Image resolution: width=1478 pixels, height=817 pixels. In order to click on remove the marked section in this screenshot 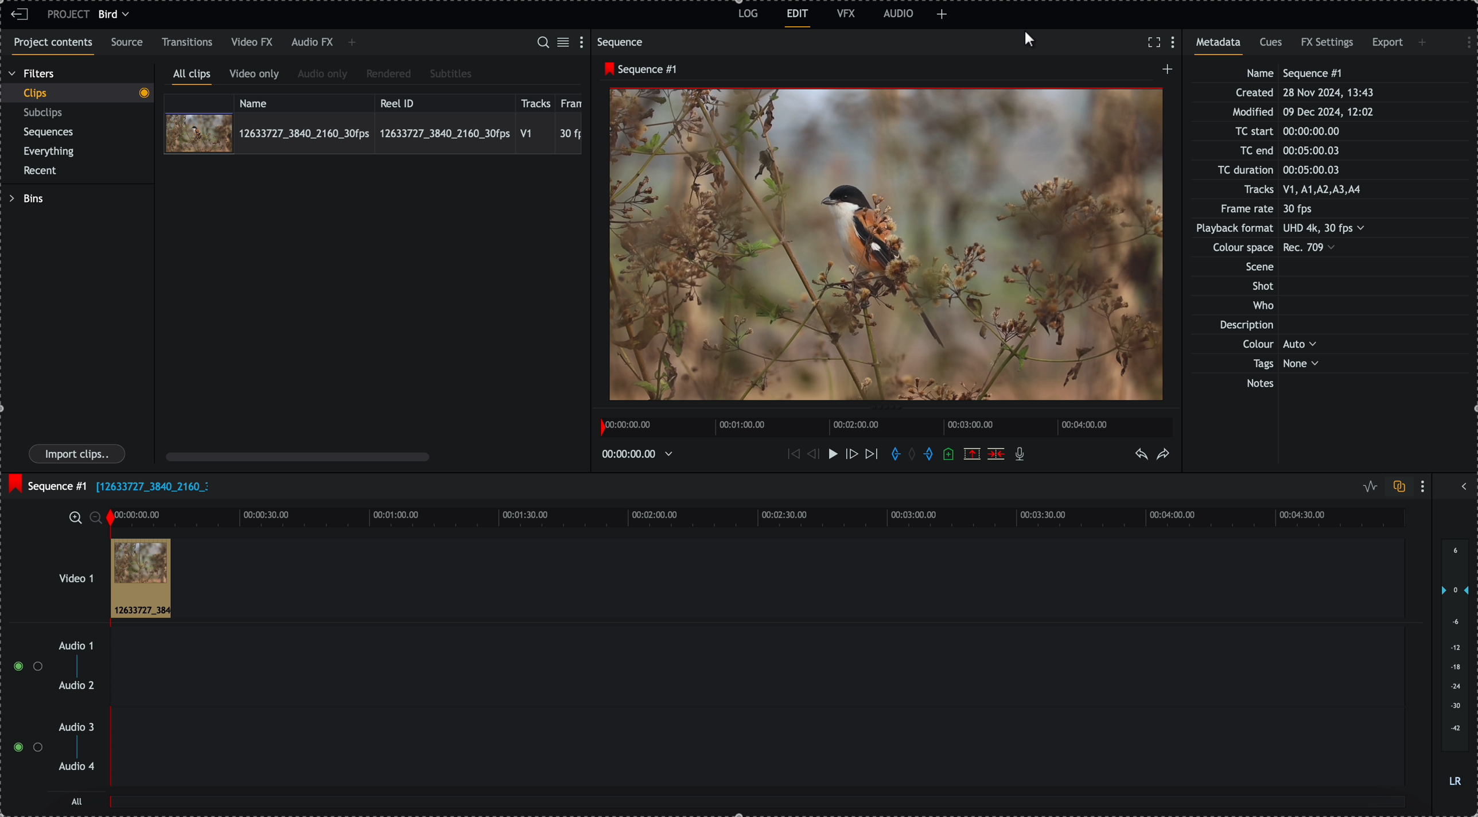, I will do `click(972, 453)`.